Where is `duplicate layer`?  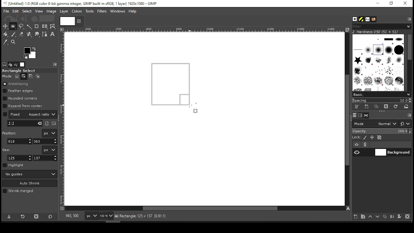
duplicate layer is located at coordinates (386, 217).